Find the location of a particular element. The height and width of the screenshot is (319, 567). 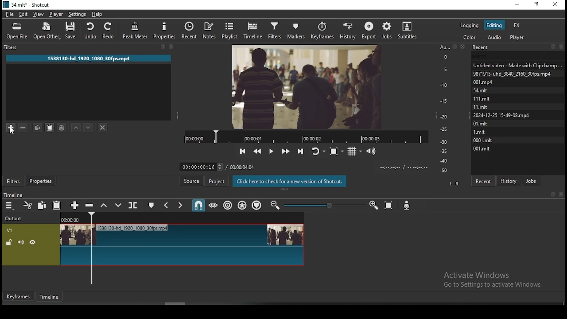

deselect filter is located at coordinates (103, 128).